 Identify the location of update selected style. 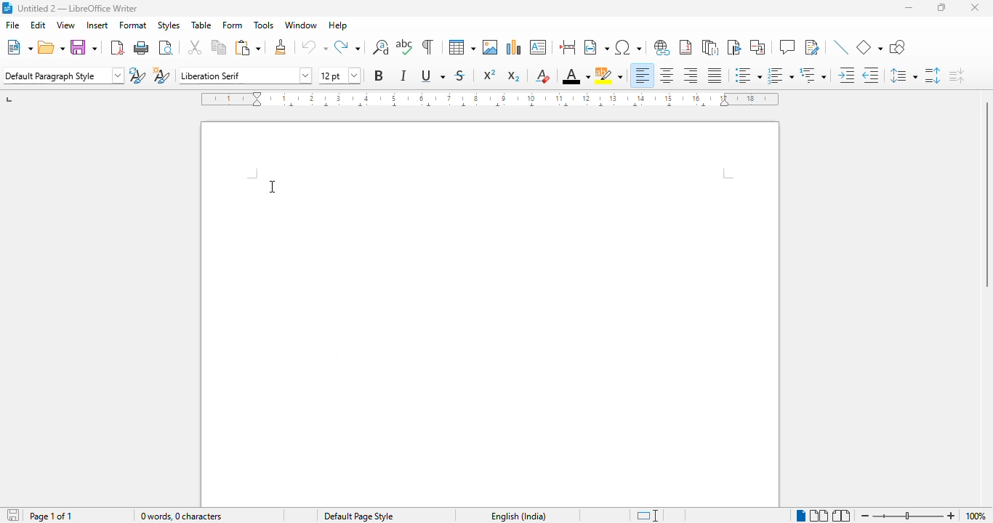
(137, 75).